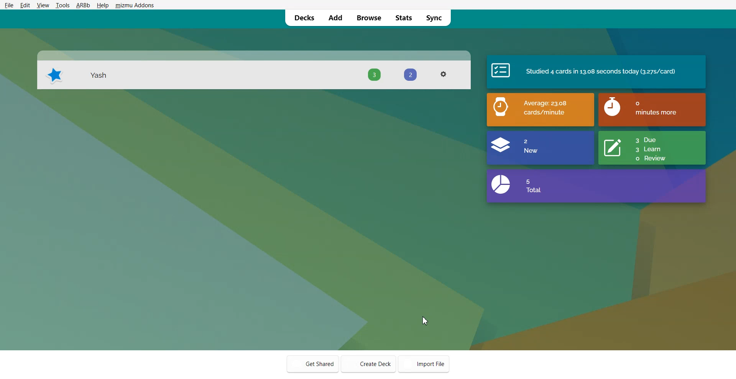  I want to click on Deck file, so click(254, 70).